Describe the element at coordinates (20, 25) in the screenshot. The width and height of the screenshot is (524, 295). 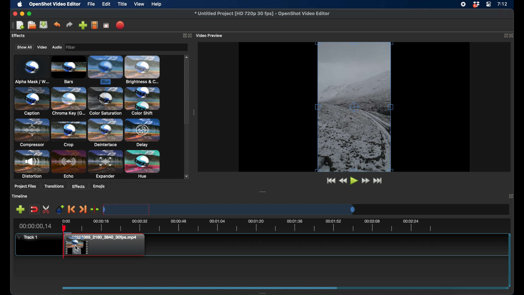
I see `new project` at that location.